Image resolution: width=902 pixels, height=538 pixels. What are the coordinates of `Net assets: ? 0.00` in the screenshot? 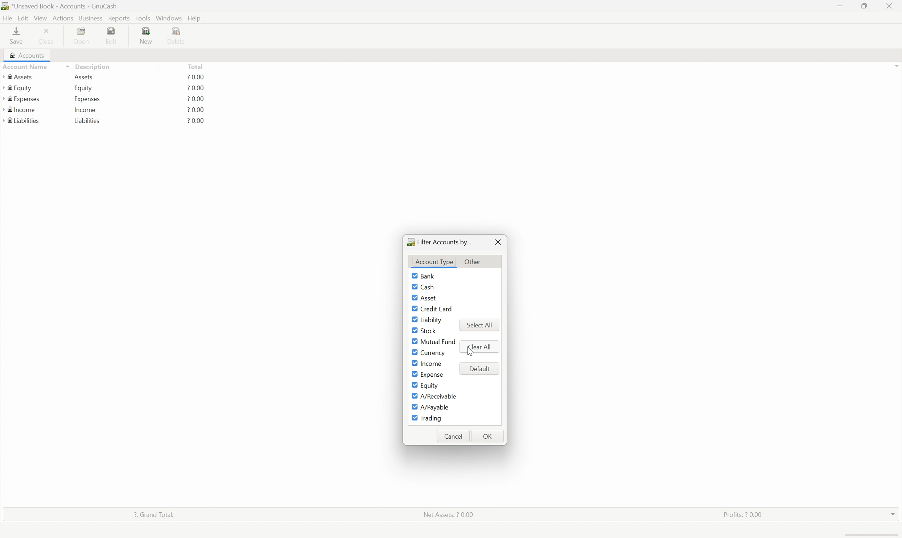 It's located at (448, 515).